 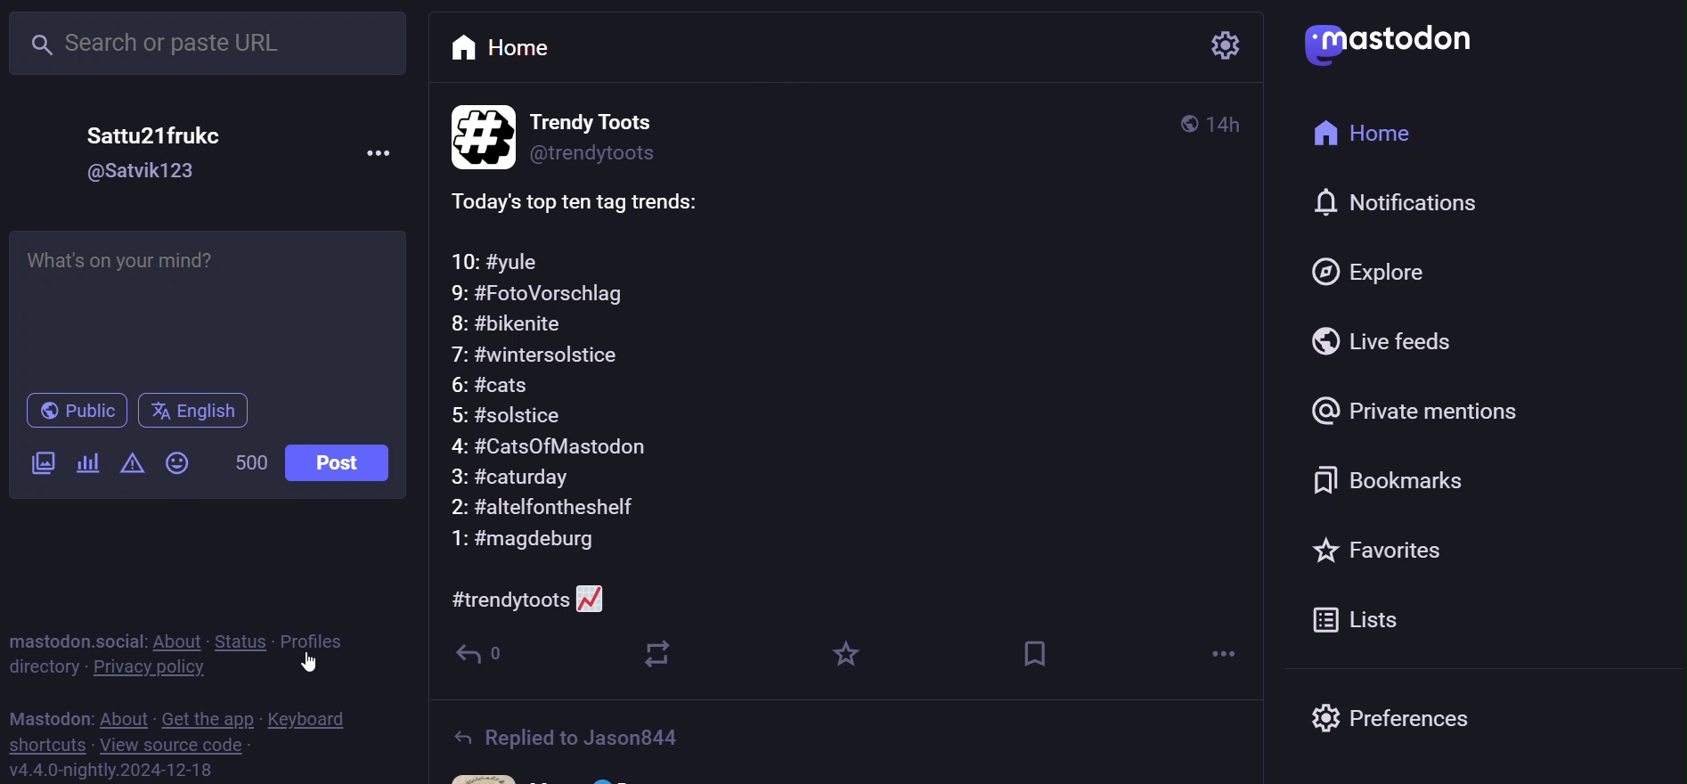 What do you see at coordinates (661, 657) in the screenshot?
I see `boost` at bounding box center [661, 657].